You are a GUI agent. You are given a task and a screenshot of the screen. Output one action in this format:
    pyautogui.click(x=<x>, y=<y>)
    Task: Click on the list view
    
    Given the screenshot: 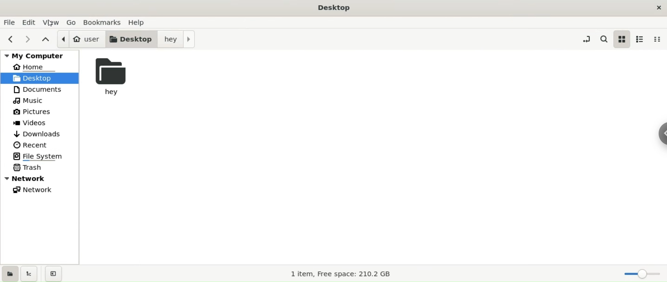 What is the action you would take?
    pyautogui.click(x=641, y=39)
    